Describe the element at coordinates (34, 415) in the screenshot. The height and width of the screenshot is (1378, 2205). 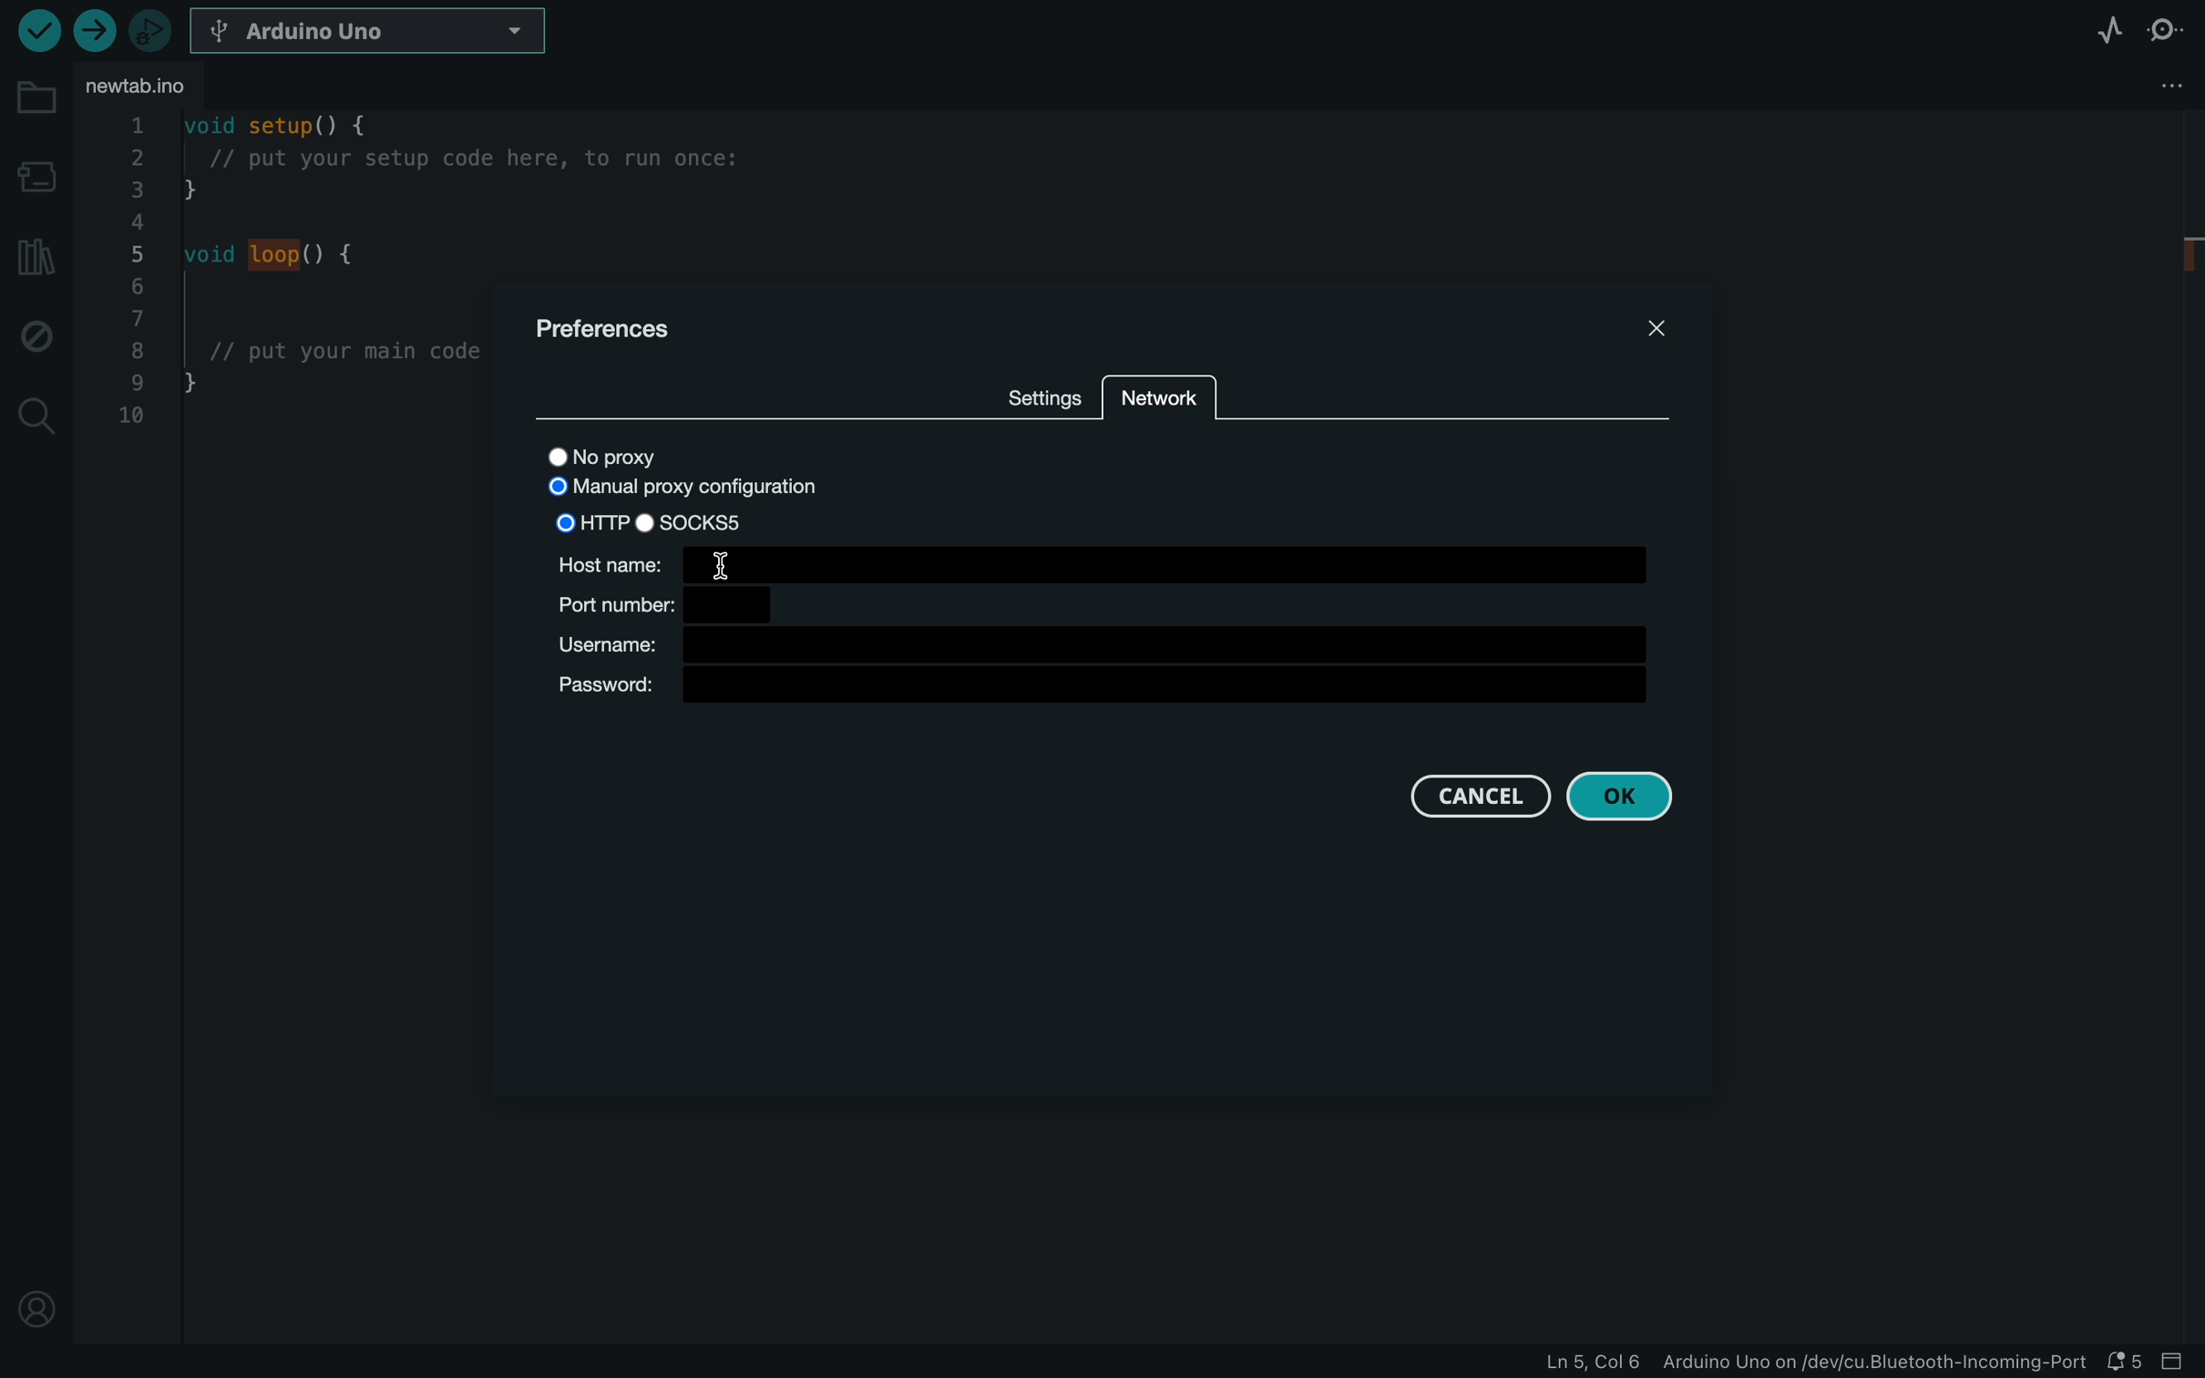
I see `search` at that location.